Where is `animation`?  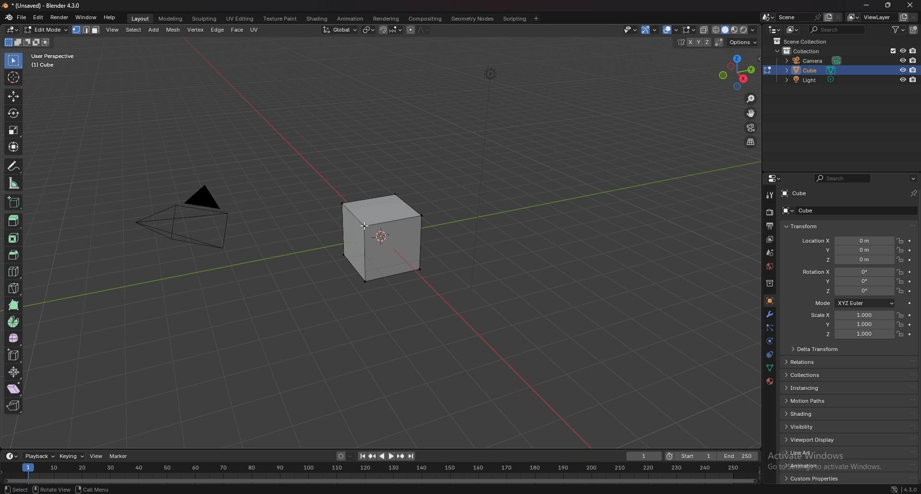
animation is located at coordinates (817, 465).